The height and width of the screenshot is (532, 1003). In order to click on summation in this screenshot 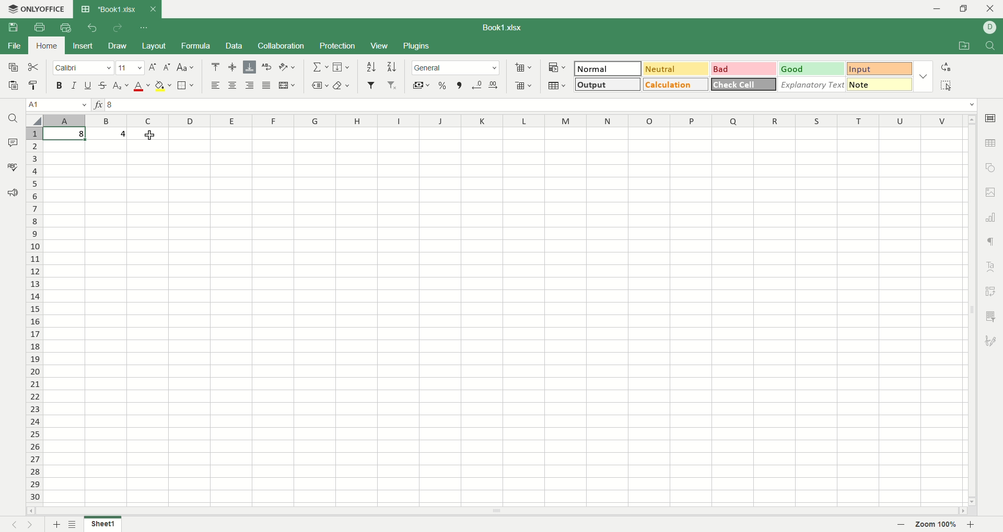, I will do `click(320, 67)`.